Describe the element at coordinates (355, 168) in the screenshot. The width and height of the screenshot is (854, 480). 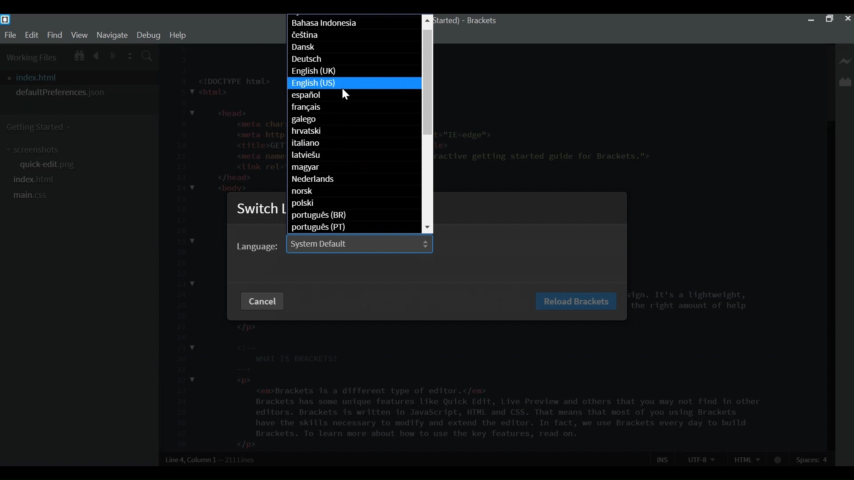
I see `magyar` at that location.